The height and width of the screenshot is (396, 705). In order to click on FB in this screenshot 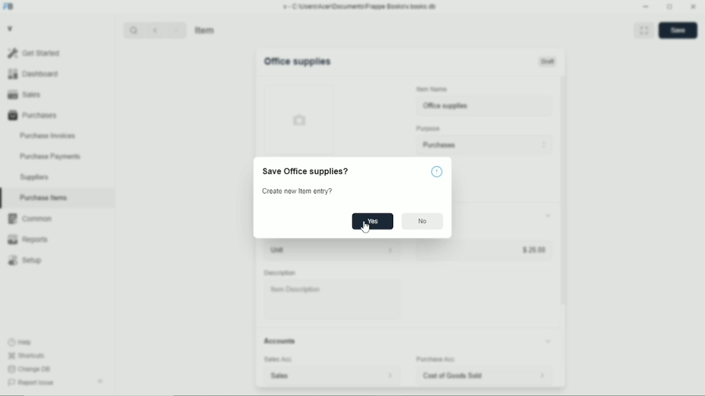, I will do `click(9, 7)`.